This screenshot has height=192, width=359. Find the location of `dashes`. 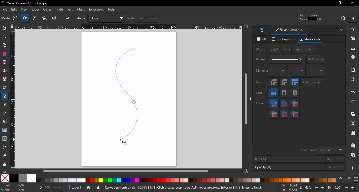

dashes is located at coordinates (280, 60).